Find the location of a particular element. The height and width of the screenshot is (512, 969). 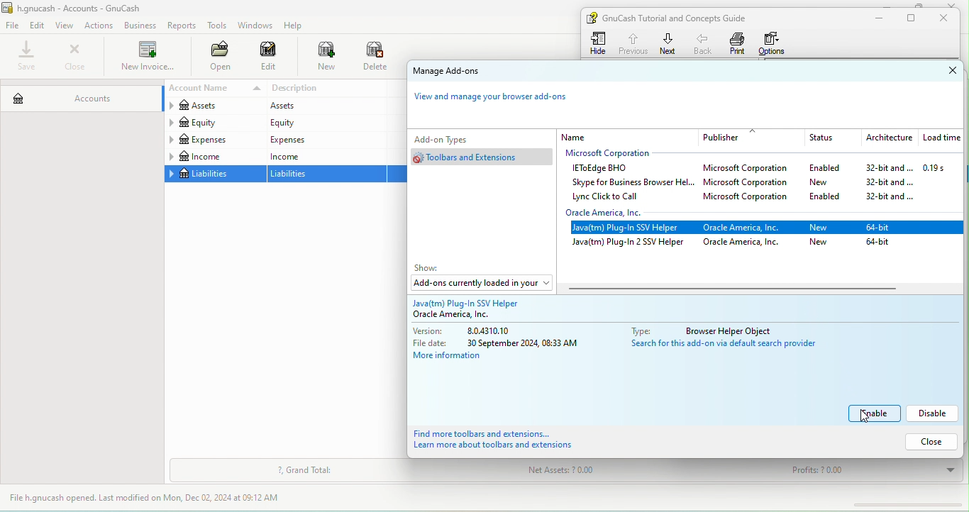

name is located at coordinates (627, 137).